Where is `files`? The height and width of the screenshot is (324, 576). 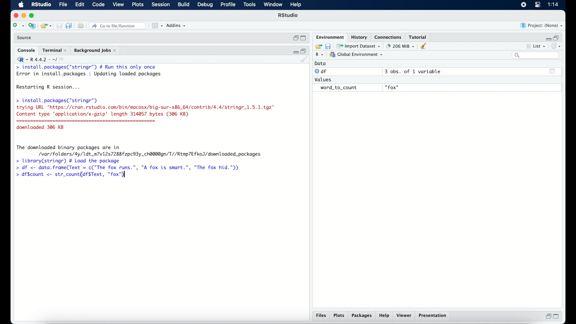 files is located at coordinates (322, 316).